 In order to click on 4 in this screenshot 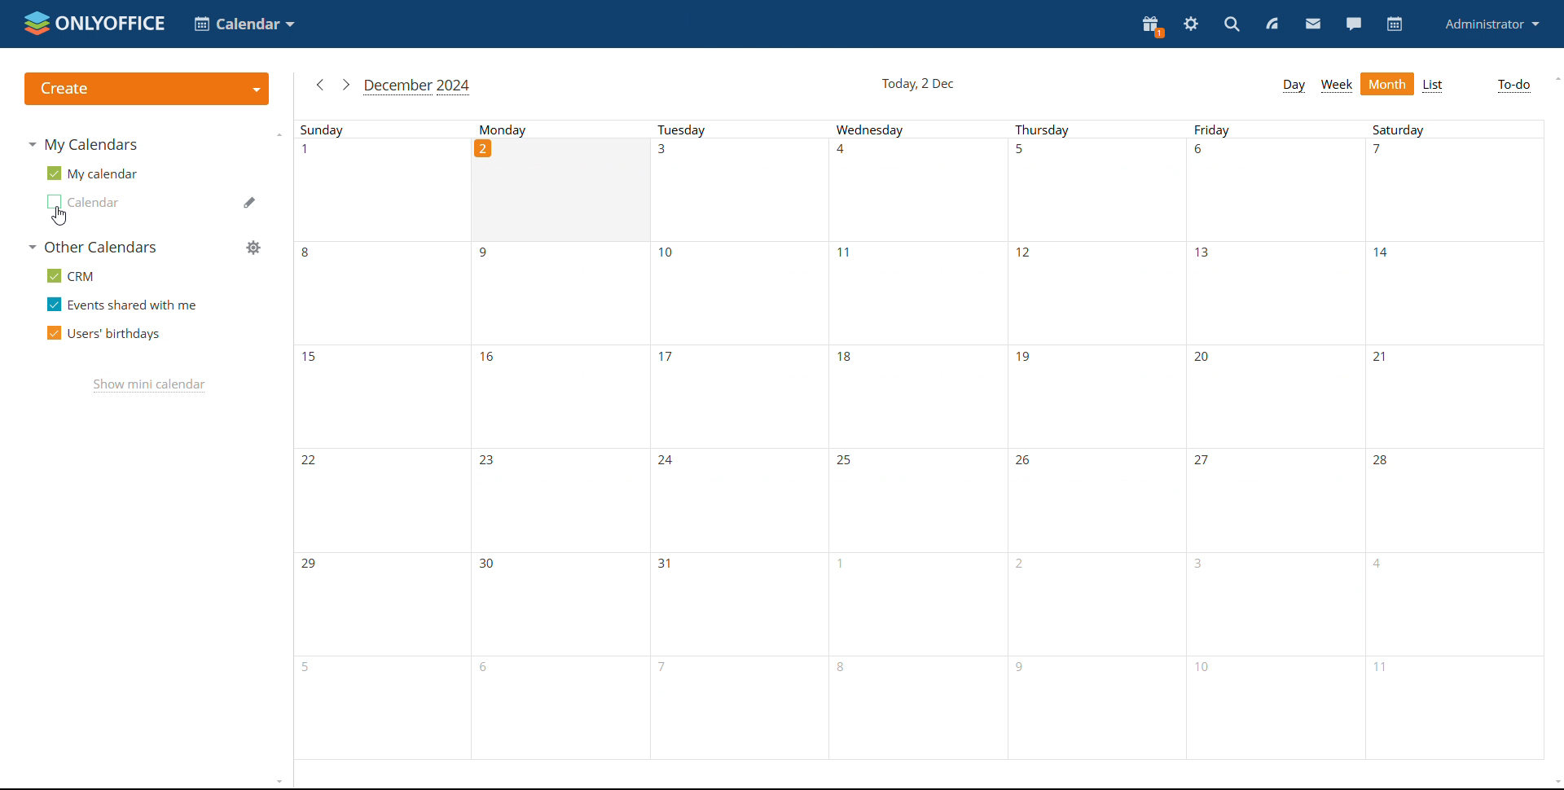, I will do `click(920, 190)`.